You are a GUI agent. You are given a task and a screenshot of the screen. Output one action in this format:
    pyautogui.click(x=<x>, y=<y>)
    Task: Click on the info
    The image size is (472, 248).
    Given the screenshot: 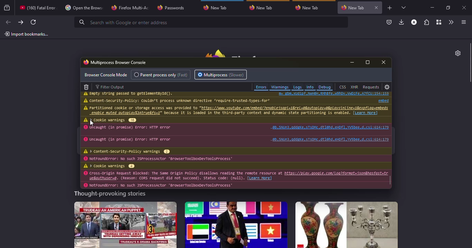 What is the action you would take?
    pyautogui.click(x=132, y=94)
    